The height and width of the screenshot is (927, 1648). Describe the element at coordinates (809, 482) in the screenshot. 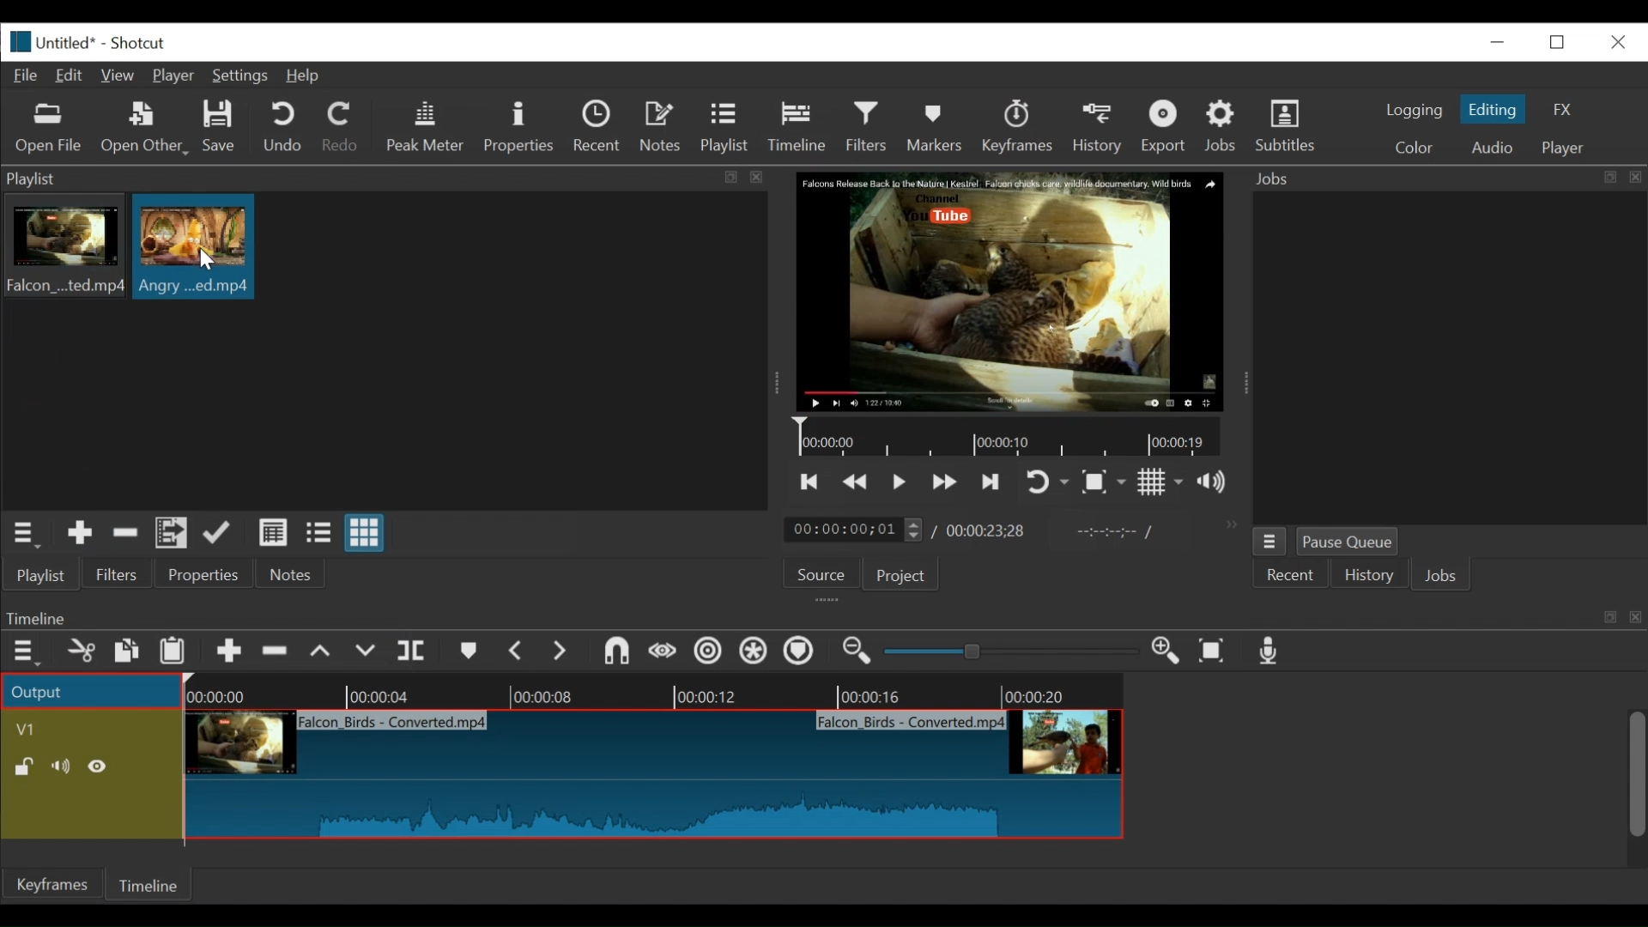

I see `skip to the previous point` at that location.